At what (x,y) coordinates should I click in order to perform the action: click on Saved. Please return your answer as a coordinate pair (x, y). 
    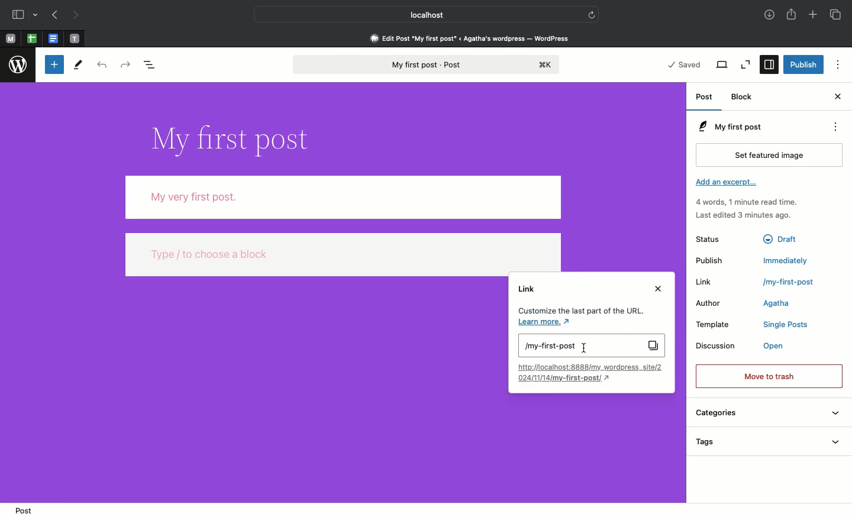
    Looking at the image, I should click on (685, 64).